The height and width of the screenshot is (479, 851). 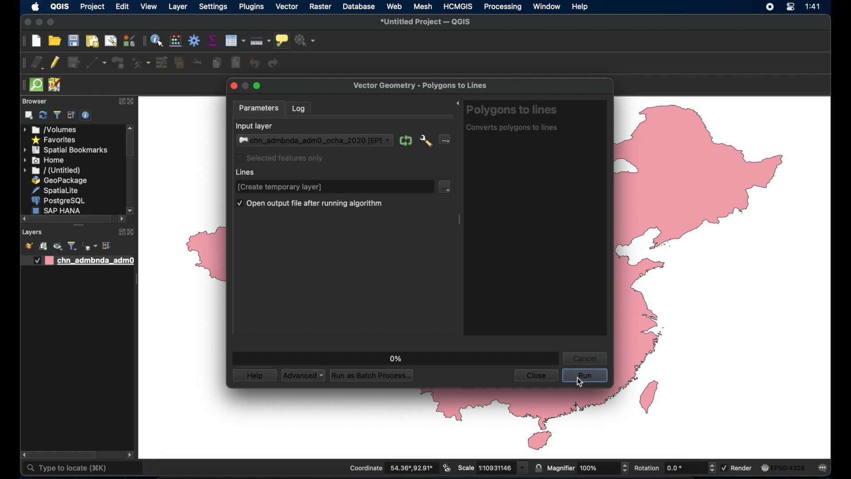 I want to click on close, so click(x=131, y=102).